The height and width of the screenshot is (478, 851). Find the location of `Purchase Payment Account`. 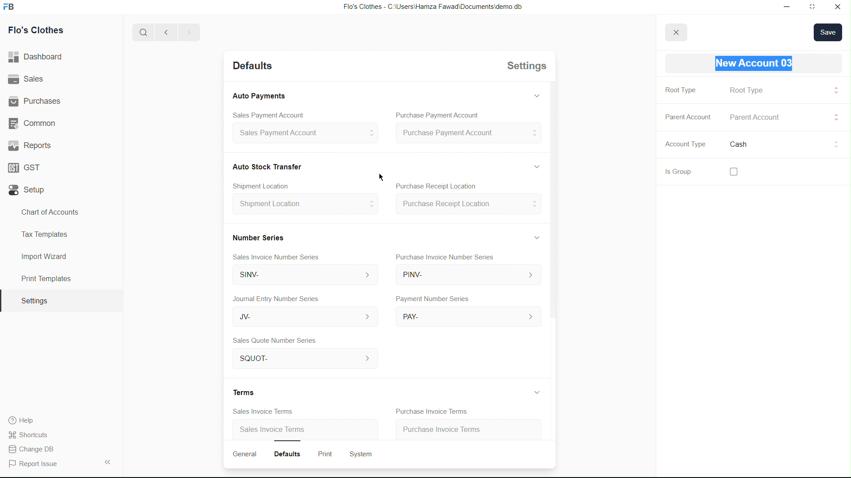

Purchase Payment Account is located at coordinates (468, 133).